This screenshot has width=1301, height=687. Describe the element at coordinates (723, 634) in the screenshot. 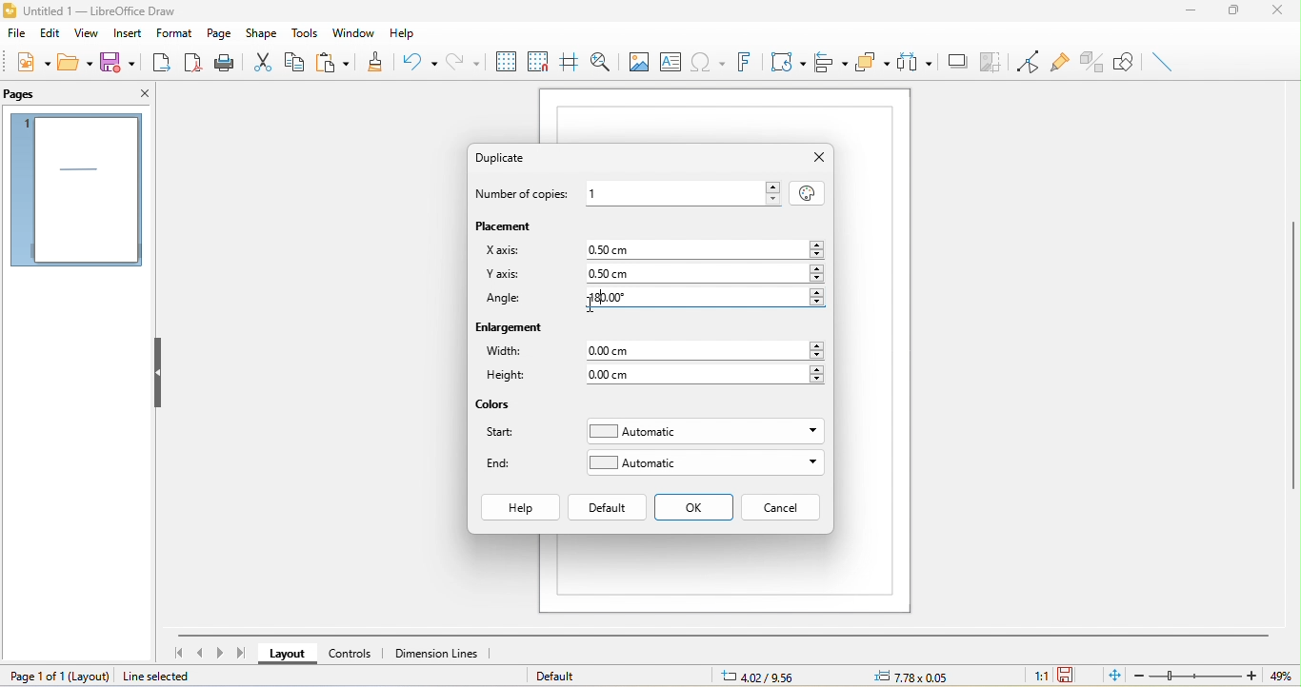

I see `horizontal scroll bar` at that location.